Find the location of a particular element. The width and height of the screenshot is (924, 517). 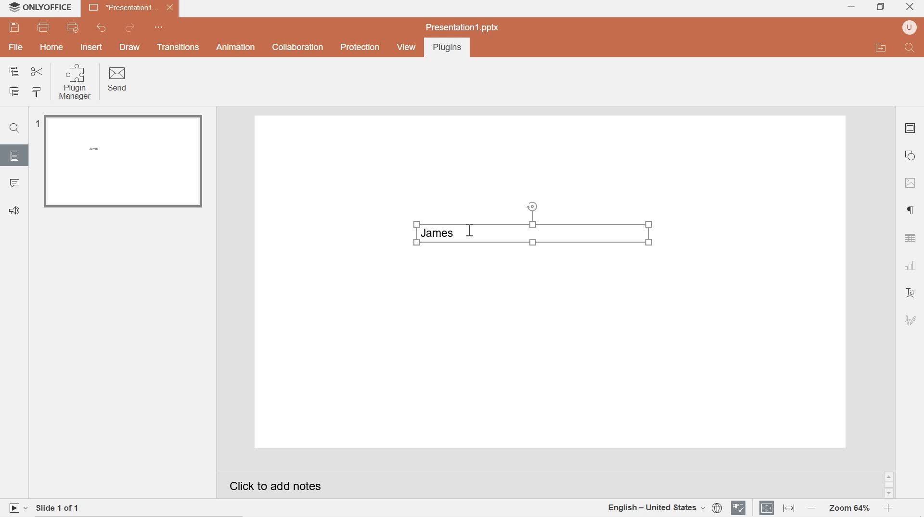

slides is located at coordinates (15, 155).